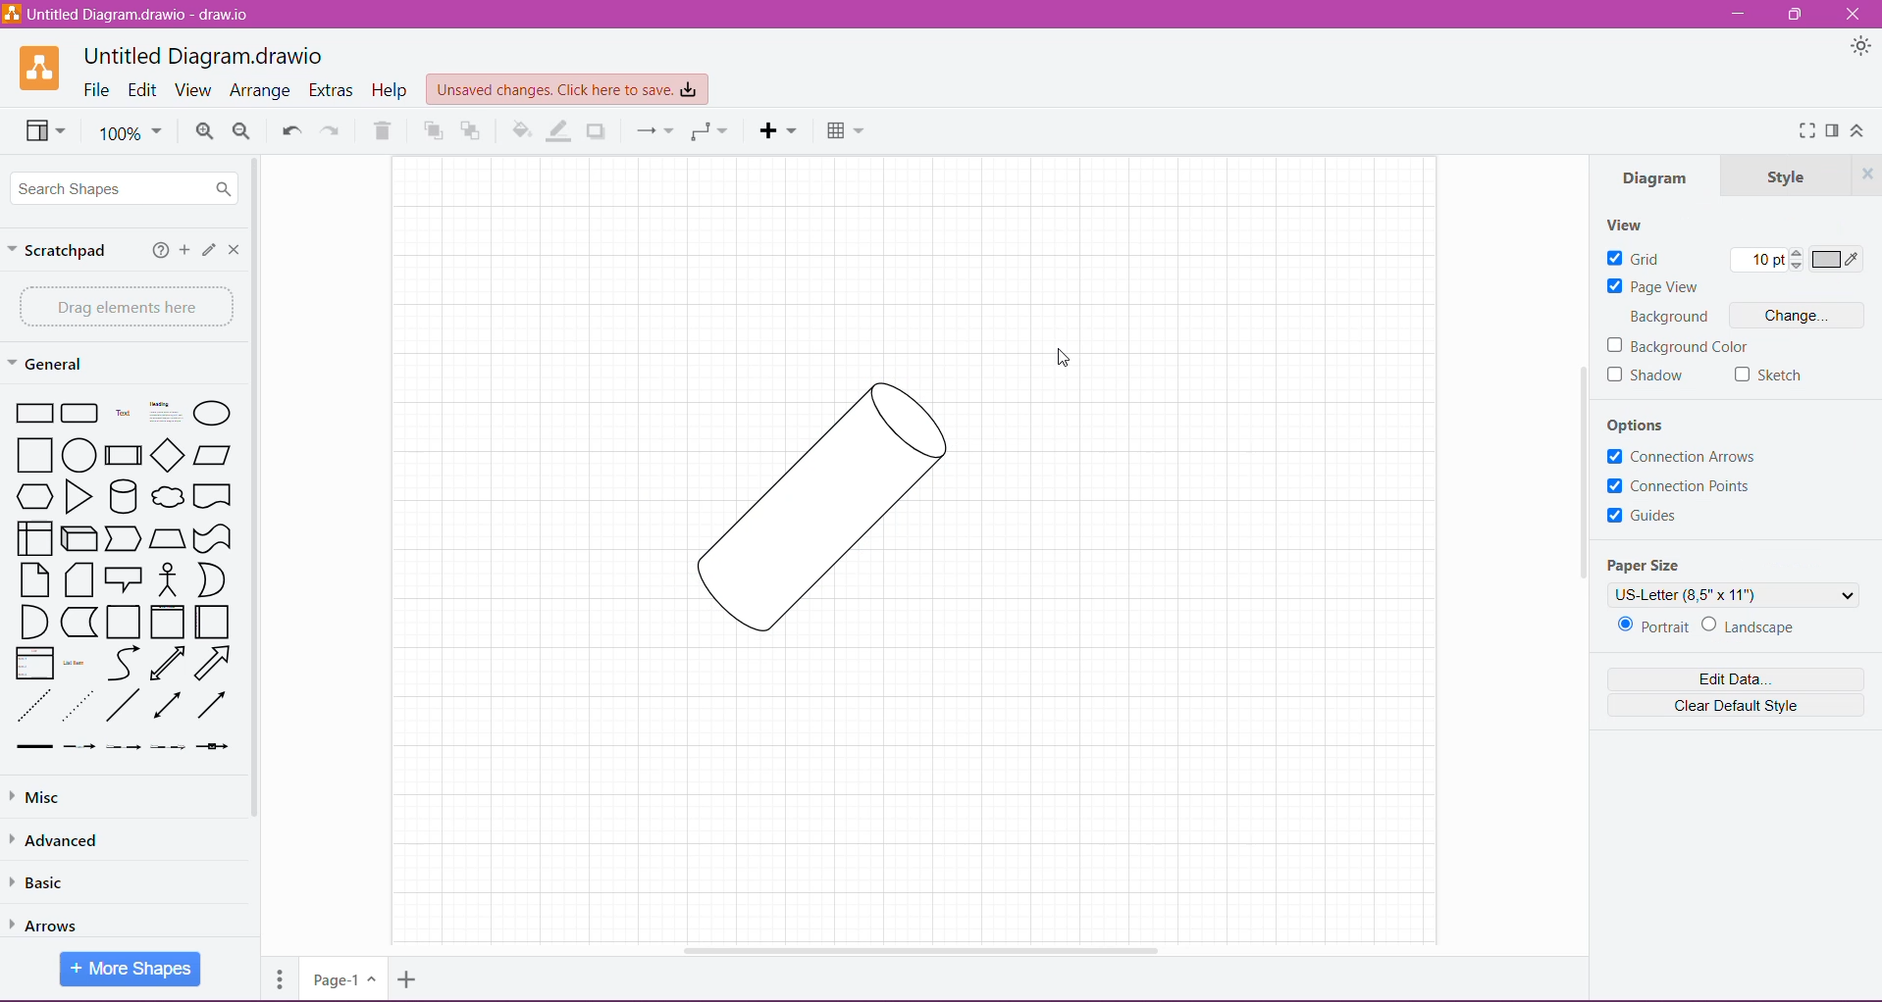  I want to click on Edit, so click(142, 89).